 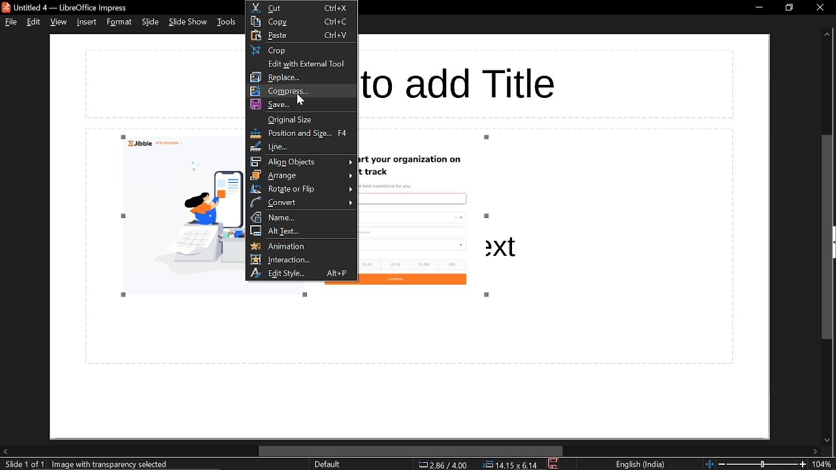 I want to click on Alt text, so click(x=302, y=231).